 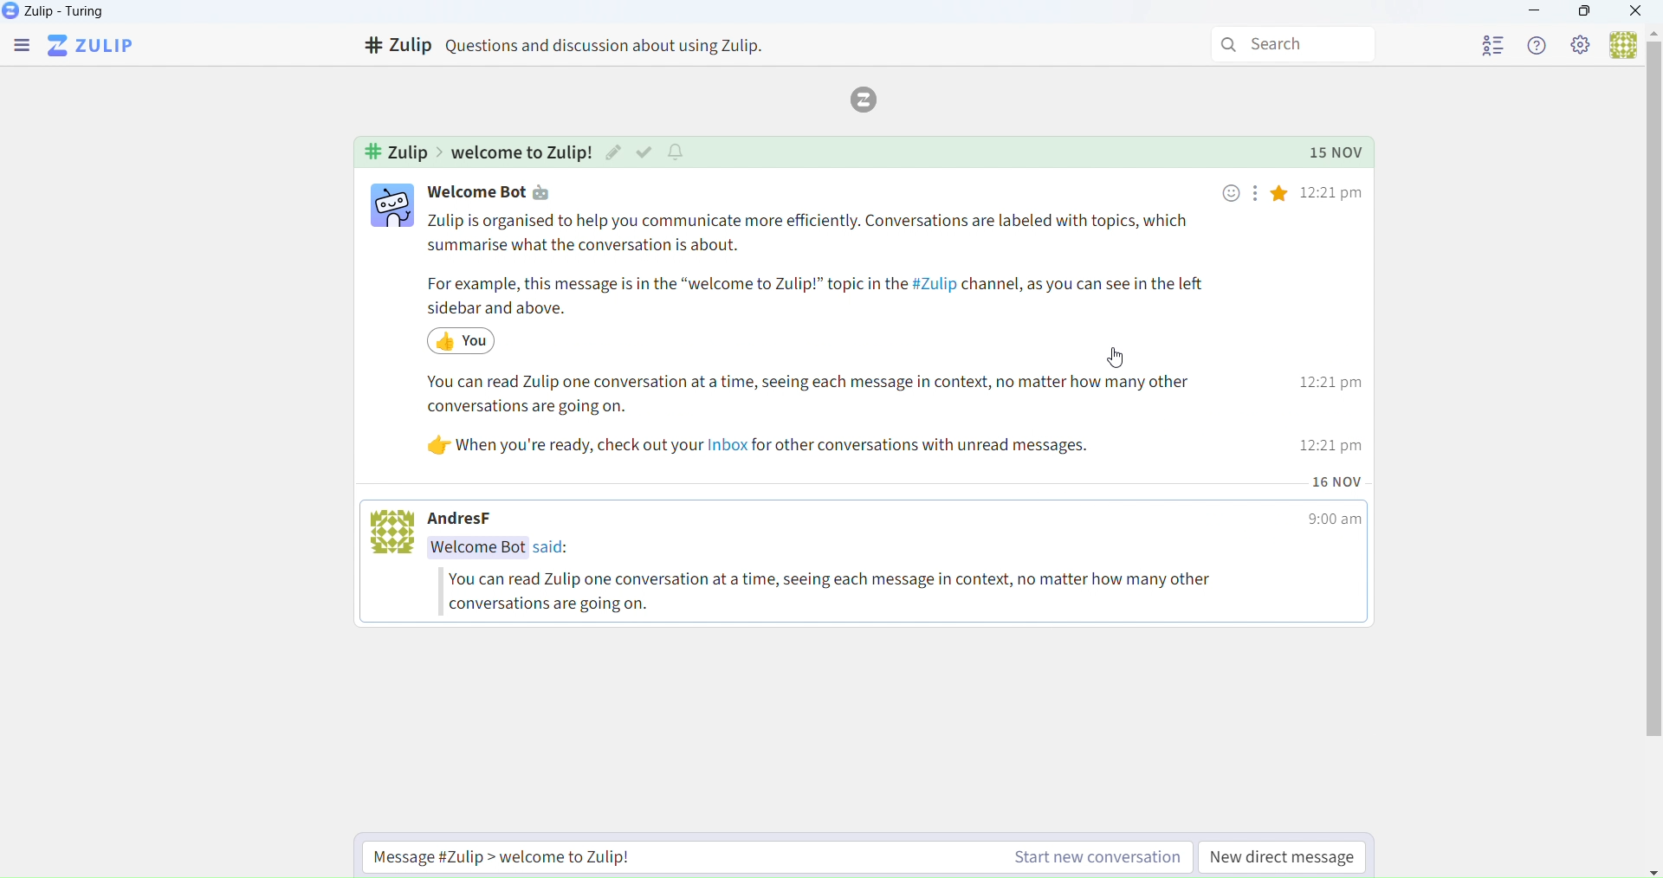 I want to click on Help, so click(x=1538, y=44).